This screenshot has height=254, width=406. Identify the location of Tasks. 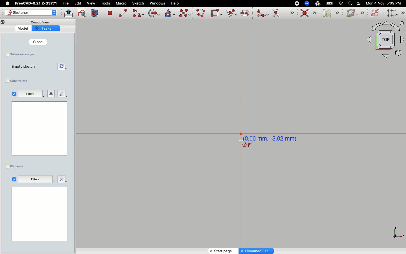
(46, 29).